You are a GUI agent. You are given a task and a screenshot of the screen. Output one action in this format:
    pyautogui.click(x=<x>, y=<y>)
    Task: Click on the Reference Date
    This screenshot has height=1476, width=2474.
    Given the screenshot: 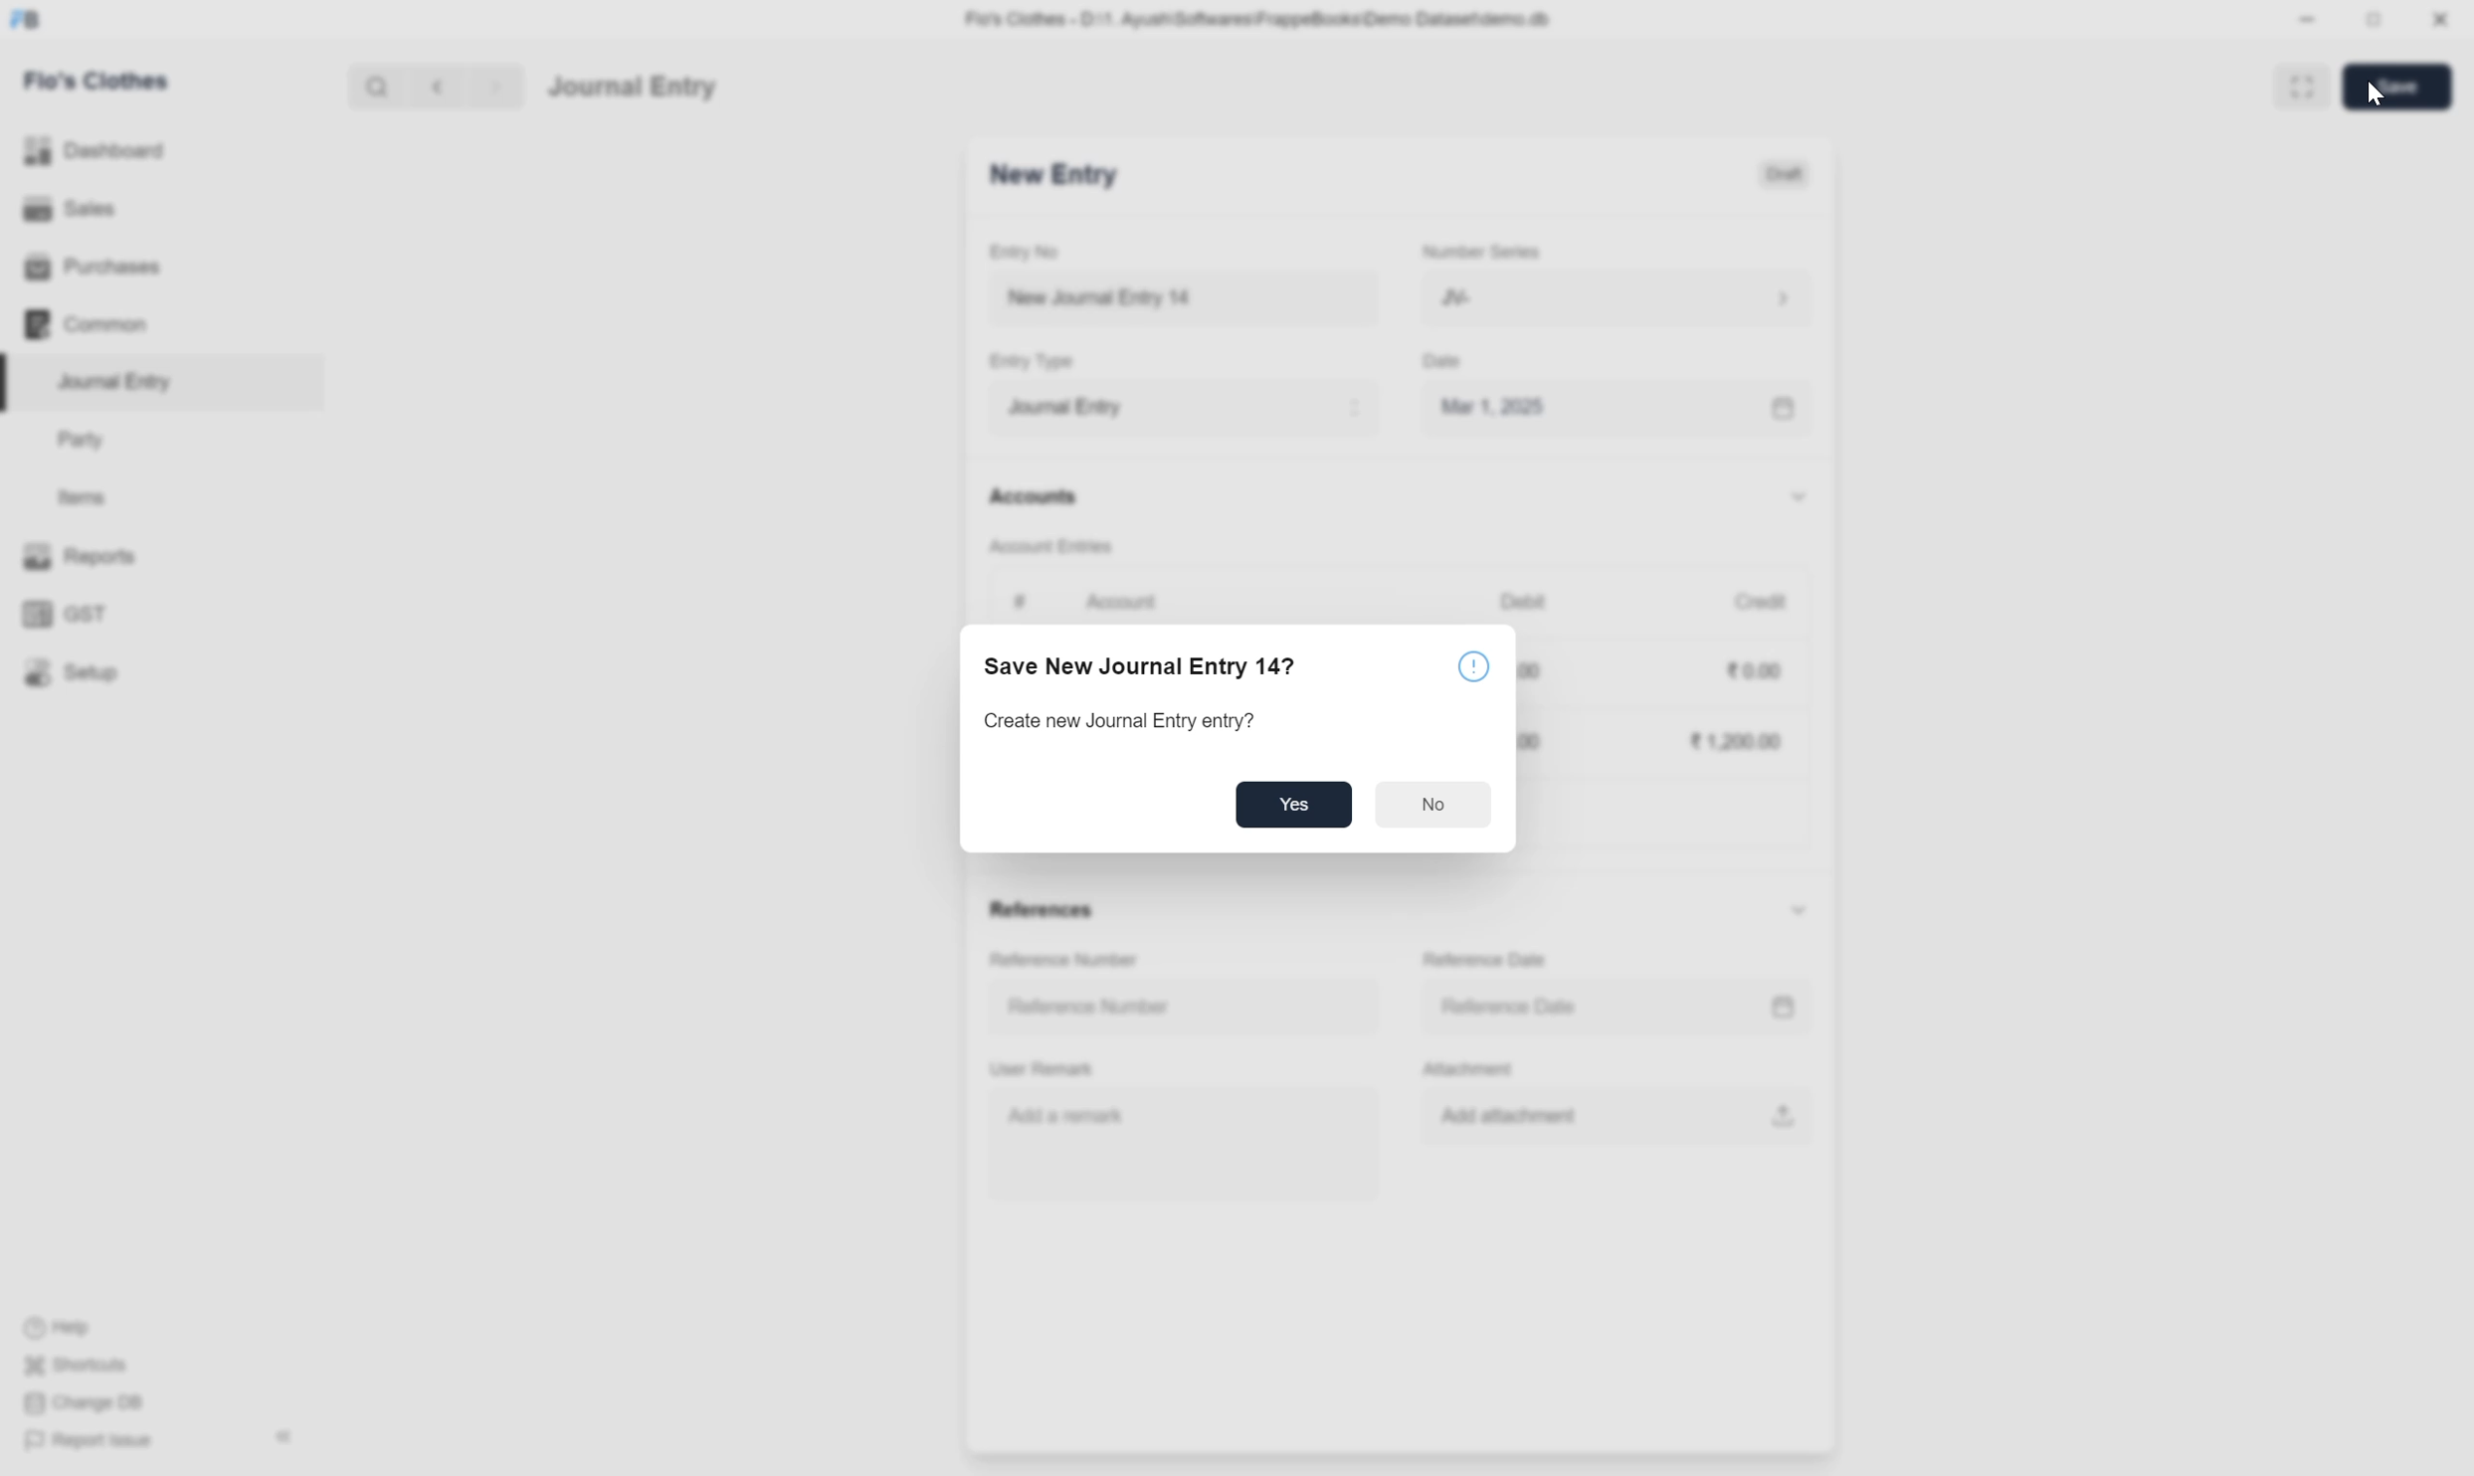 What is the action you would take?
    pyautogui.click(x=1489, y=961)
    